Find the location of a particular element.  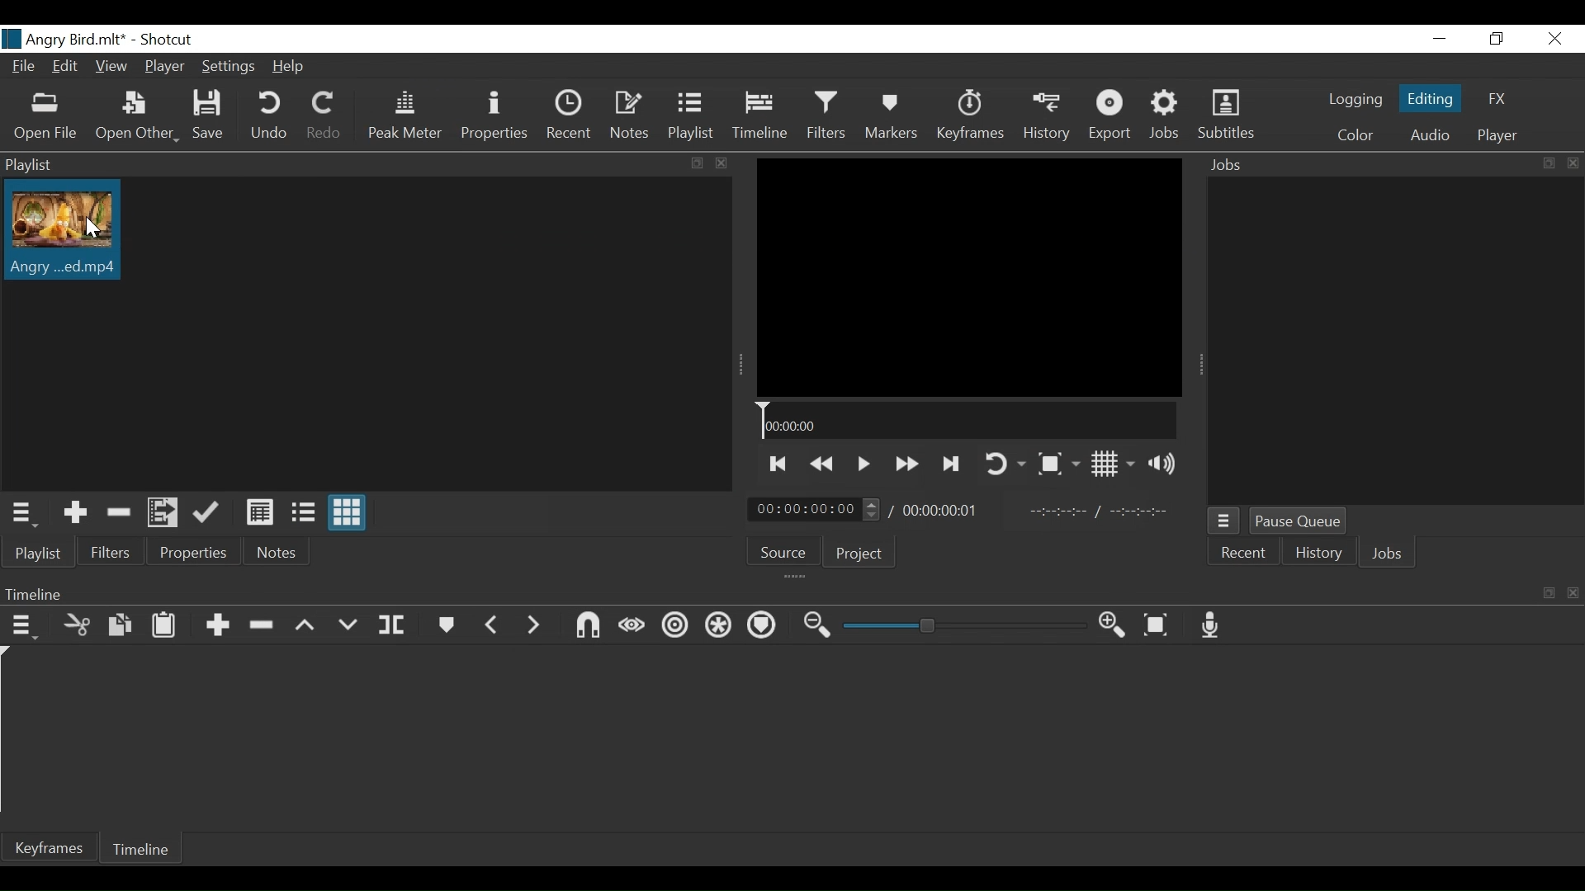

Ripple markers is located at coordinates (761, 627).